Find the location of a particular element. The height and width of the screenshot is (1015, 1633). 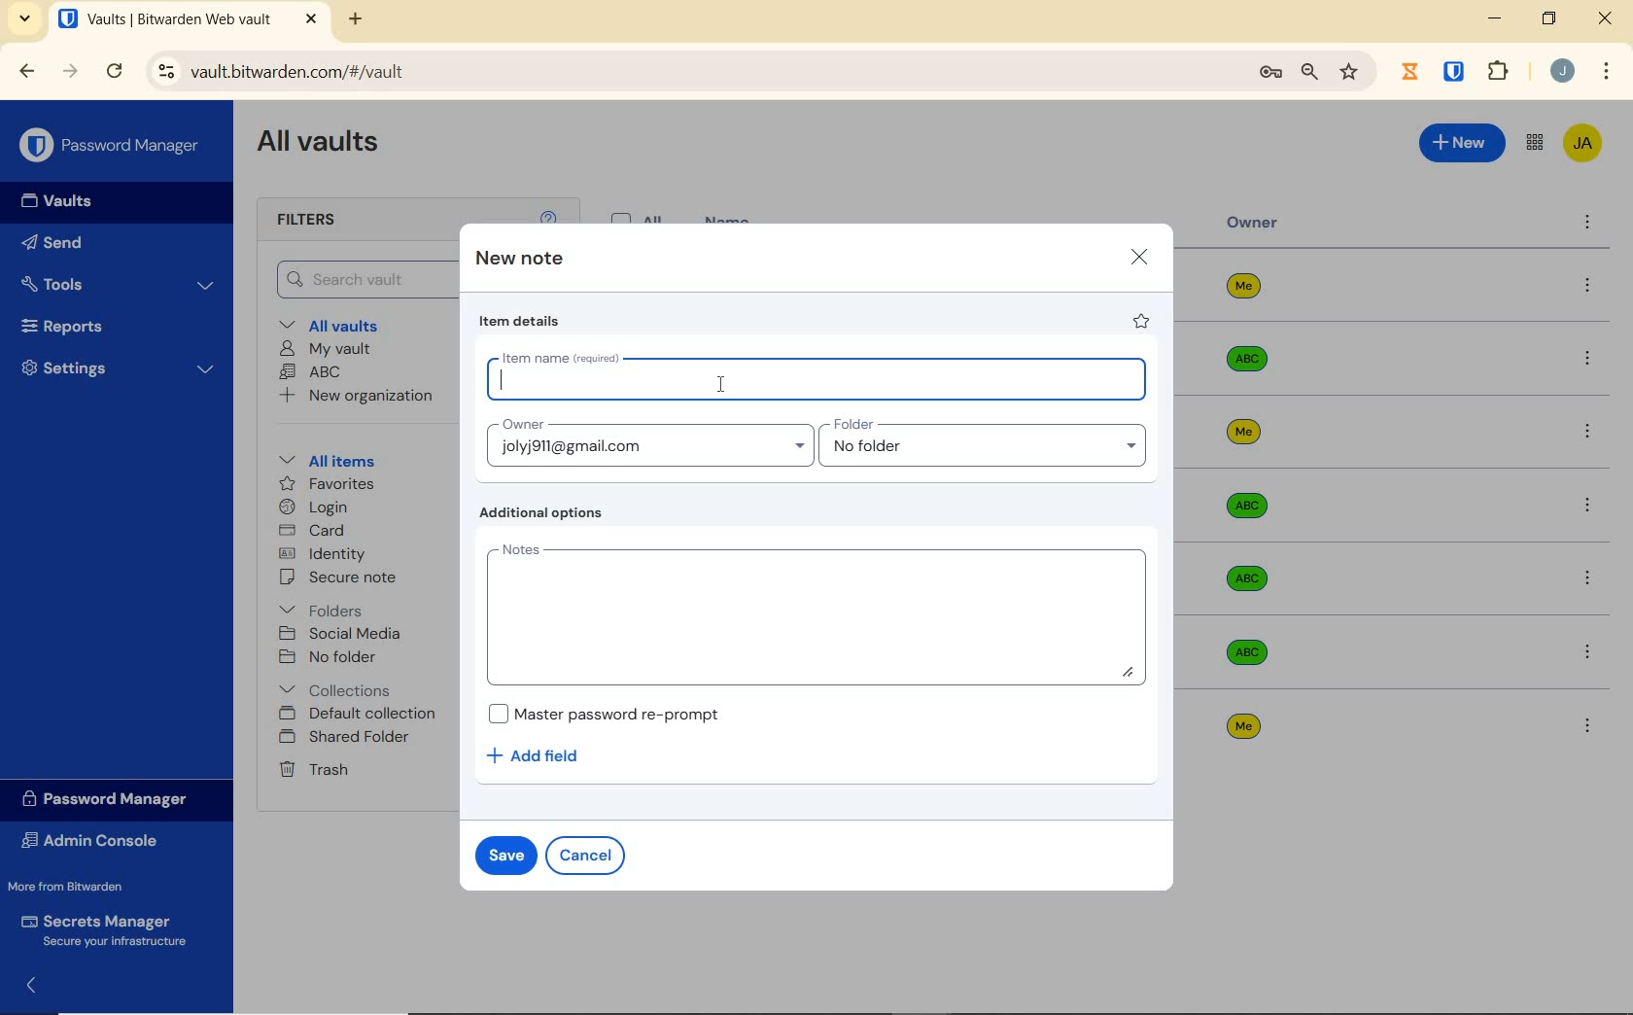

Master password re-prompt is located at coordinates (604, 714).